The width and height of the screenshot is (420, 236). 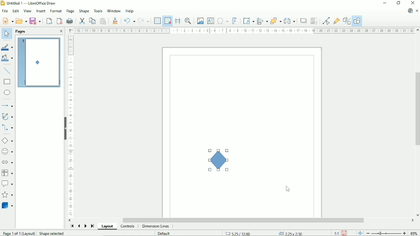 I want to click on Horizontal scroll button, so click(x=413, y=221).